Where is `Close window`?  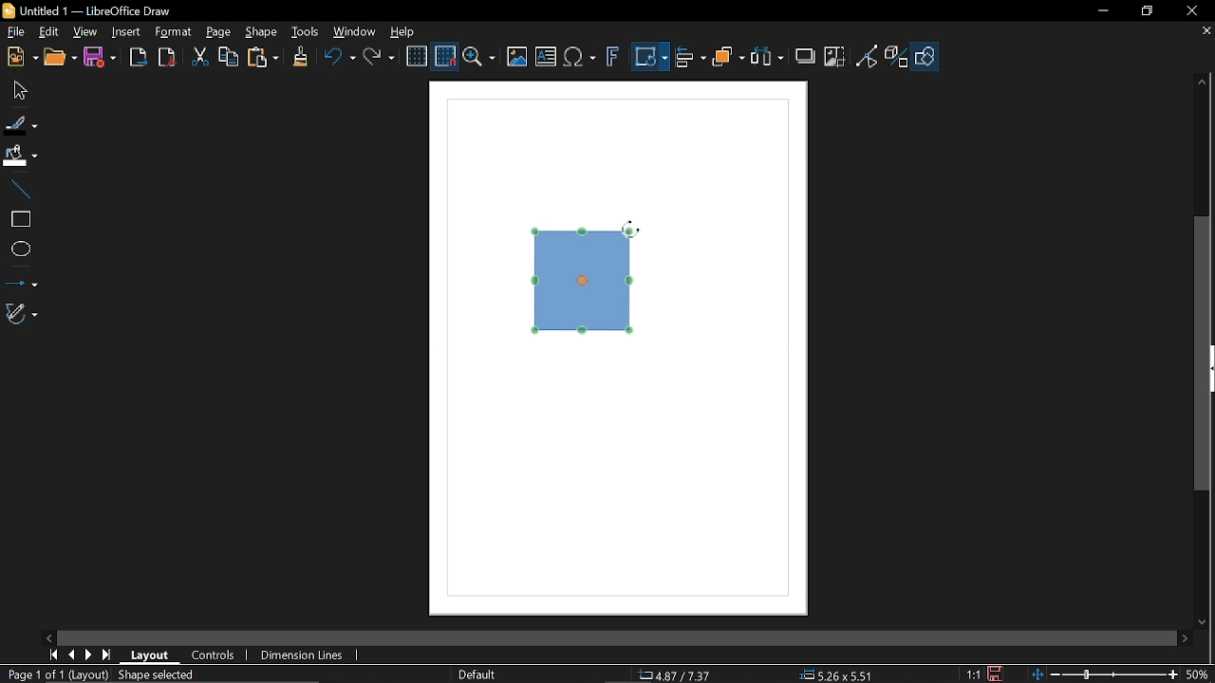 Close window is located at coordinates (1191, 11).